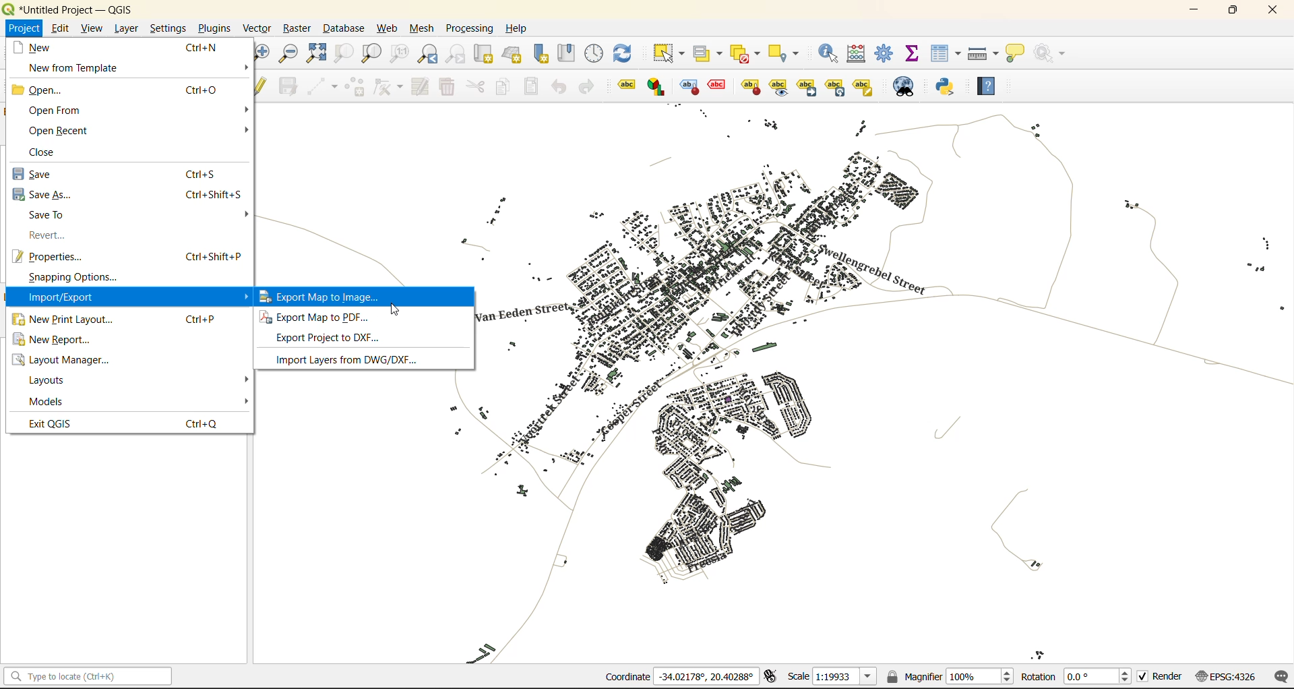 This screenshot has width=1294, height=689. What do you see at coordinates (992, 86) in the screenshot?
I see `help` at bounding box center [992, 86].